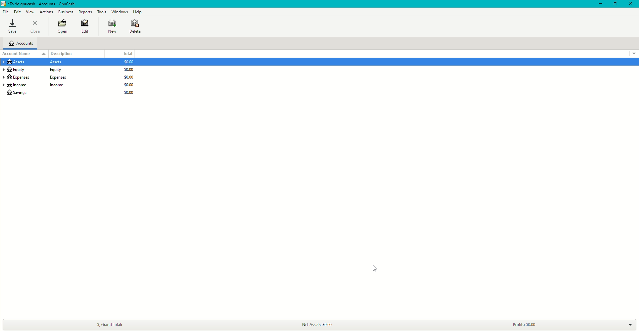  What do you see at coordinates (62, 27) in the screenshot?
I see `Open` at bounding box center [62, 27].